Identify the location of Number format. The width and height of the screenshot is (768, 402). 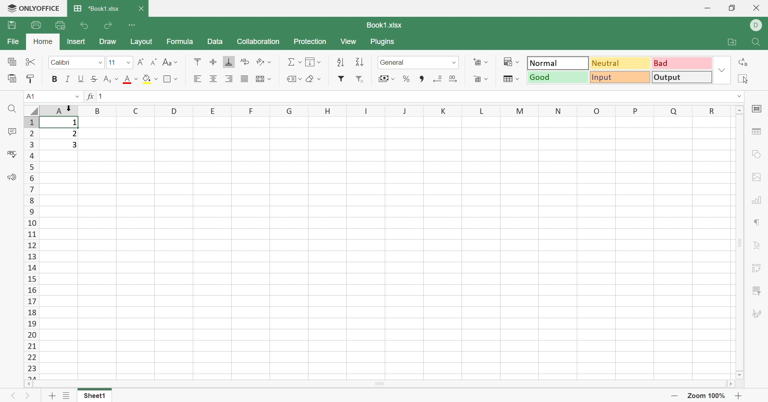
(417, 62).